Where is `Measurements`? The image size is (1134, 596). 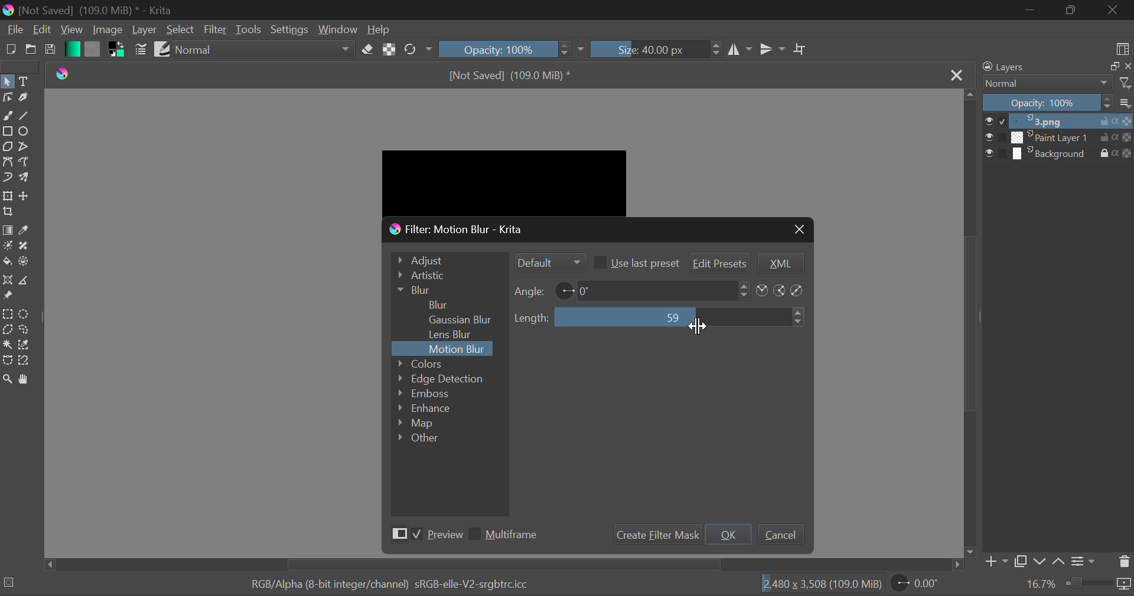 Measurements is located at coordinates (27, 280).